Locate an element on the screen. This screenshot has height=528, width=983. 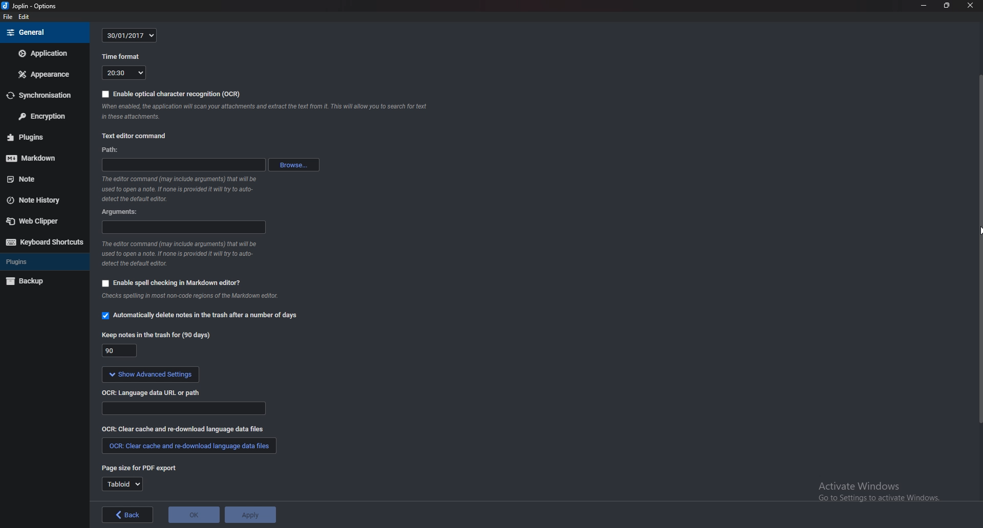
close is located at coordinates (967, 7).